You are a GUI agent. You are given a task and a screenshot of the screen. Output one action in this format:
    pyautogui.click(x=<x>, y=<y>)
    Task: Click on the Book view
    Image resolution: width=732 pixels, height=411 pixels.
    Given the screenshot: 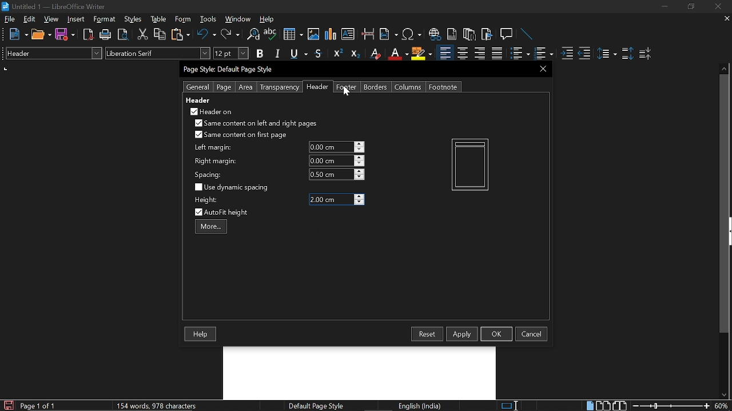 What is the action you would take?
    pyautogui.click(x=621, y=405)
    